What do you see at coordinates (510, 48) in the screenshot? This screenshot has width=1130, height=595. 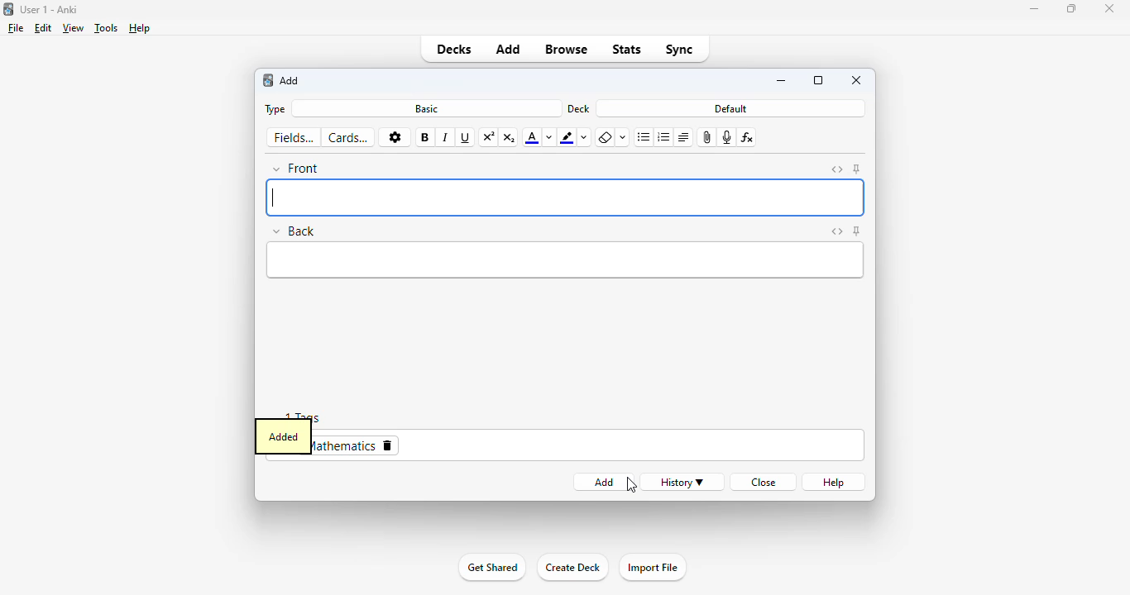 I see `add` at bounding box center [510, 48].